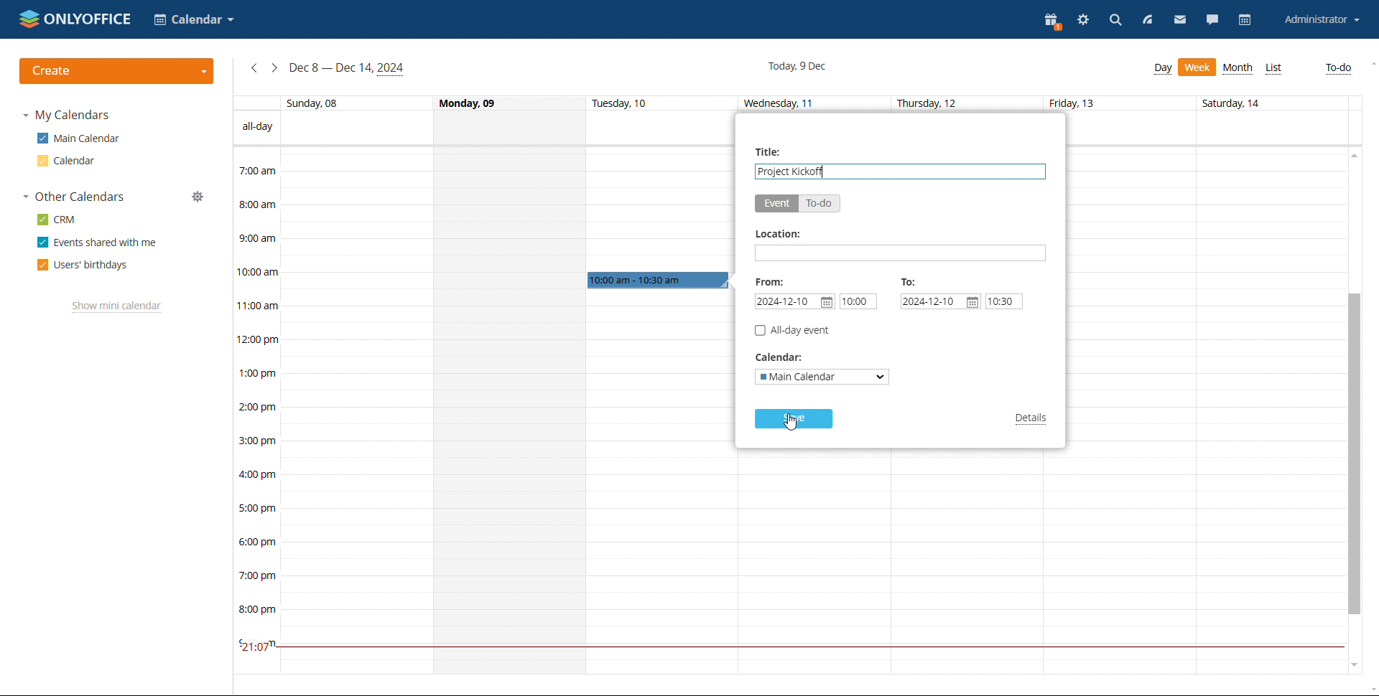  What do you see at coordinates (776, 204) in the screenshot?
I see `event` at bounding box center [776, 204].